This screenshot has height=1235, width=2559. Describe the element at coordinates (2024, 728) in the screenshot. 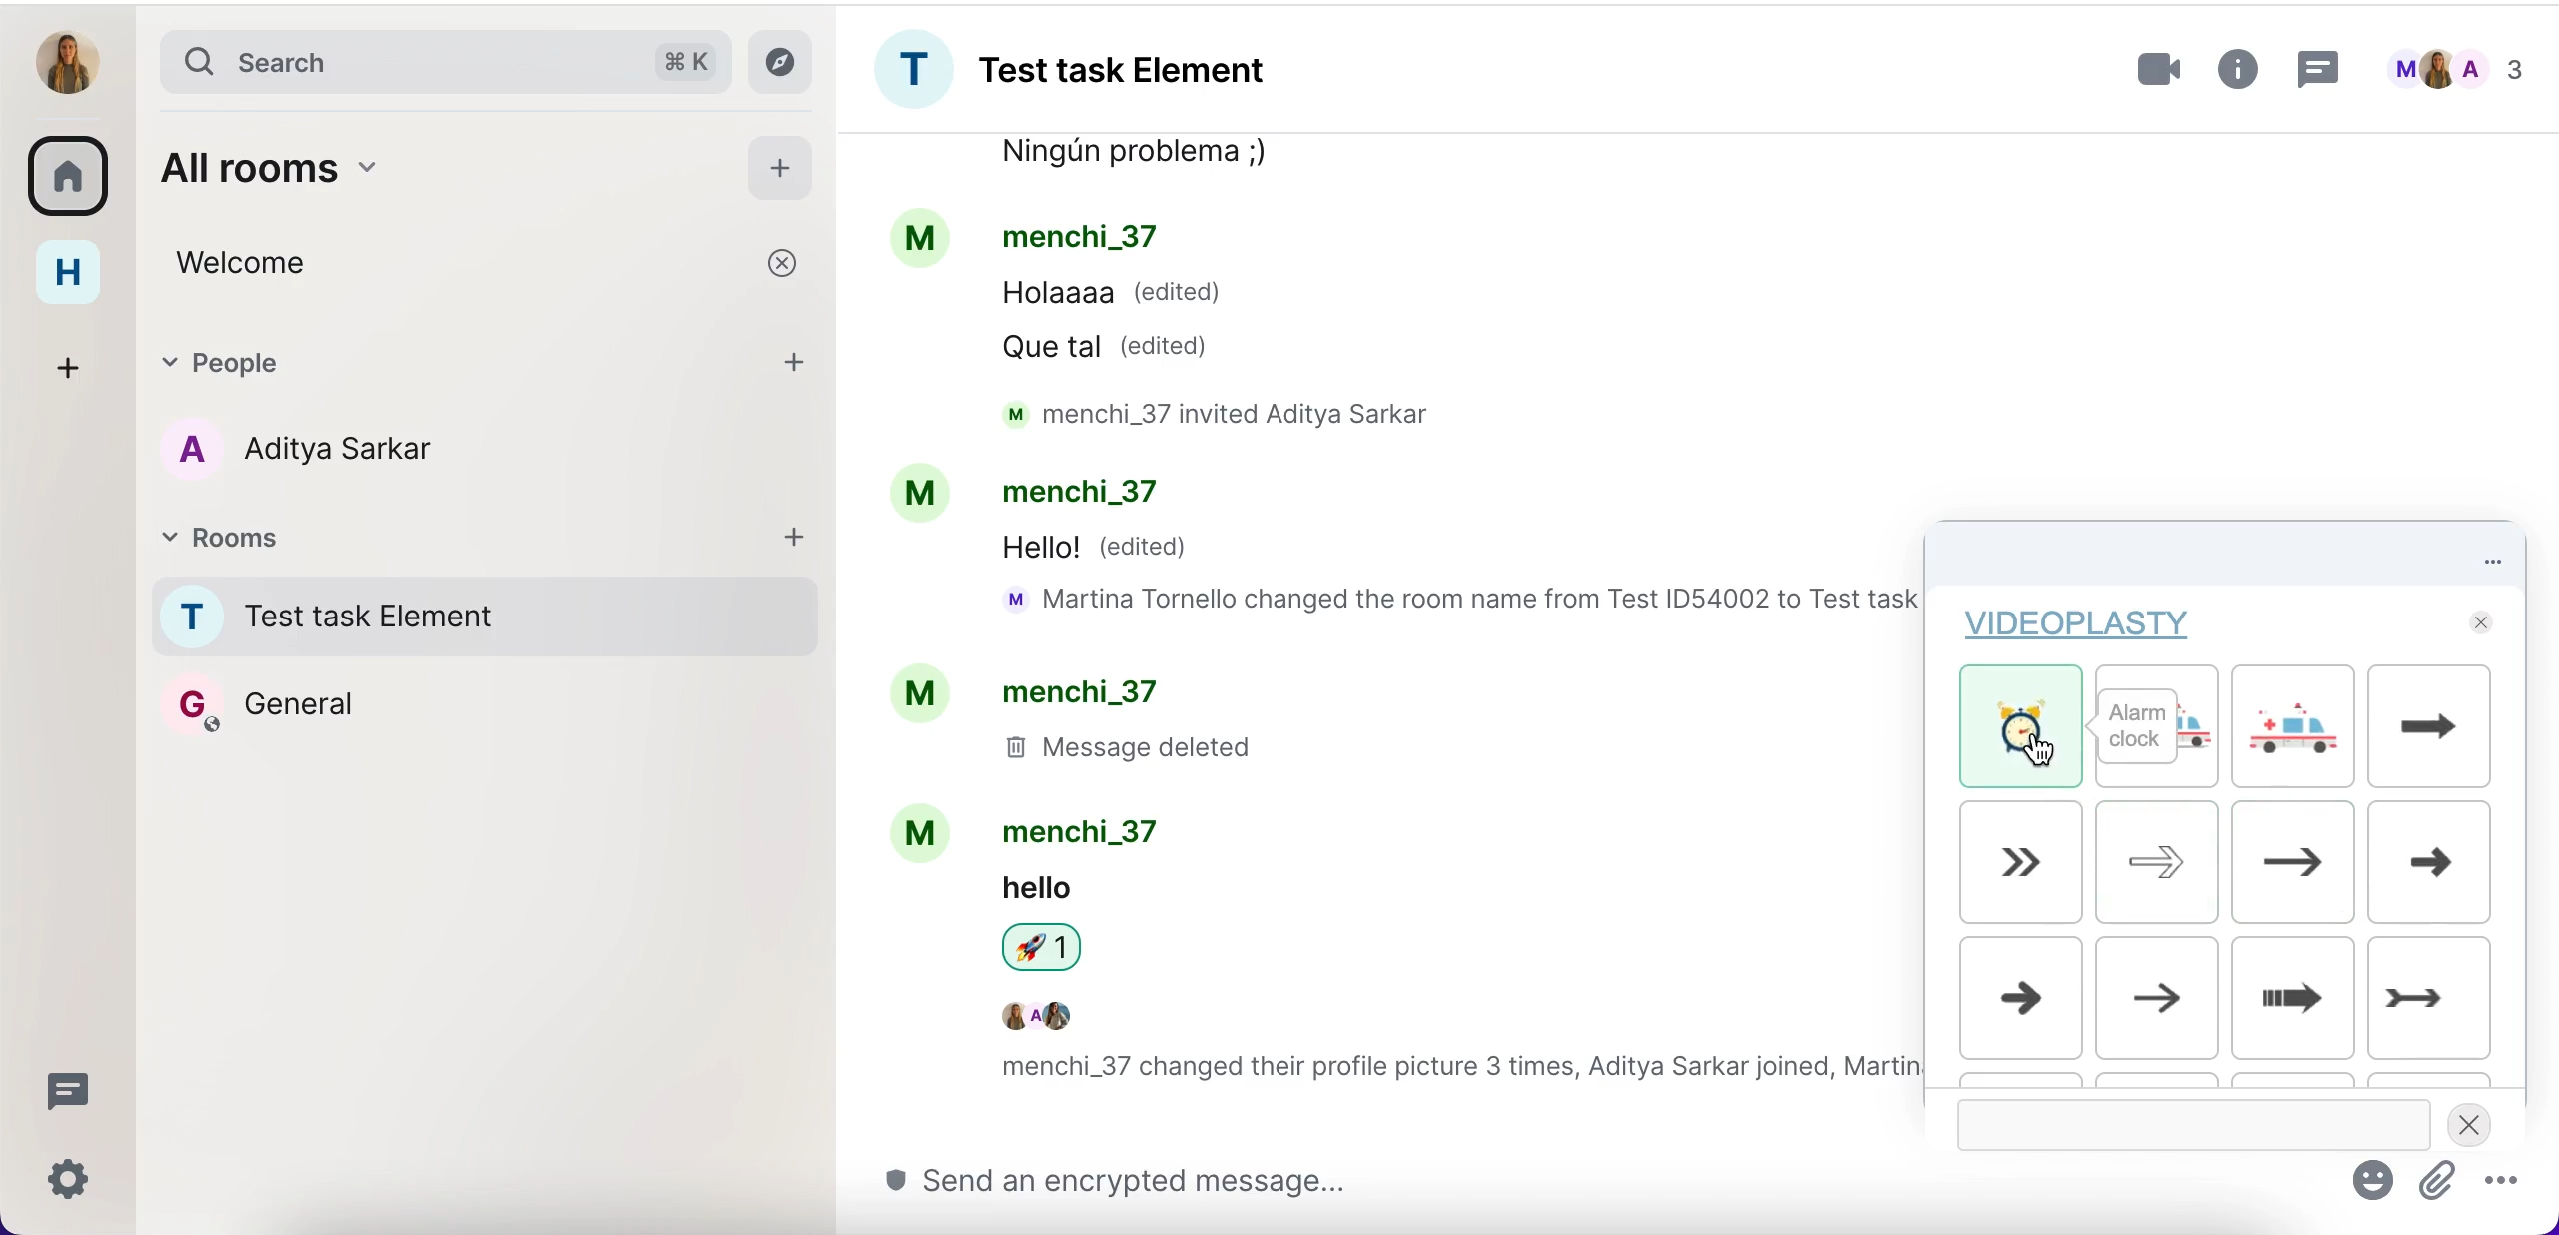

I see `alarm clock gif 1` at that location.